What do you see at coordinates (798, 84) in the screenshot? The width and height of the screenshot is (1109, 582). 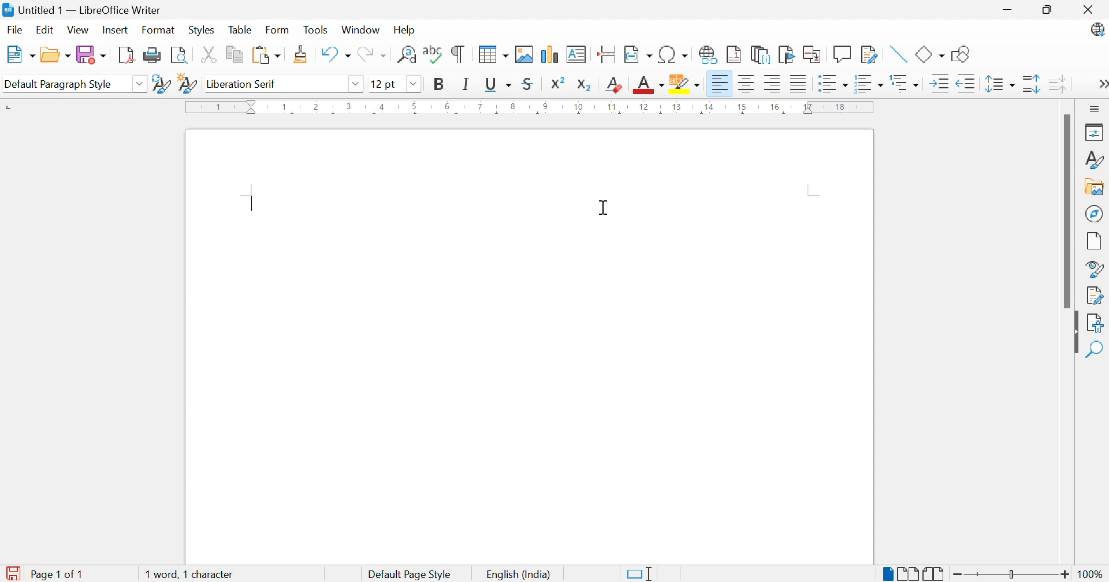 I see `Justified` at bounding box center [798, 84].